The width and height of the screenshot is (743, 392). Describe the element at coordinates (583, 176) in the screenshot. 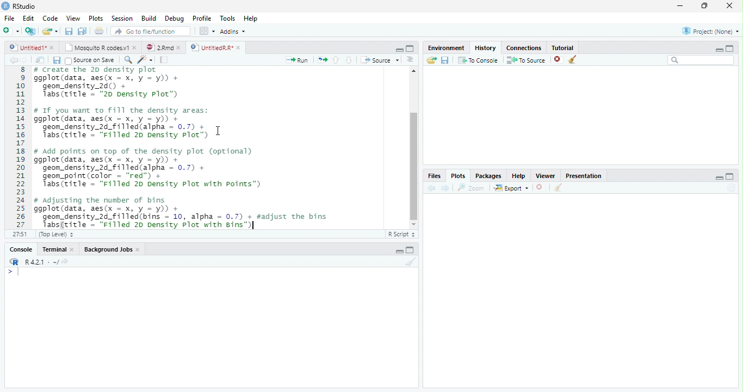

I see `Presentatior` at that location.